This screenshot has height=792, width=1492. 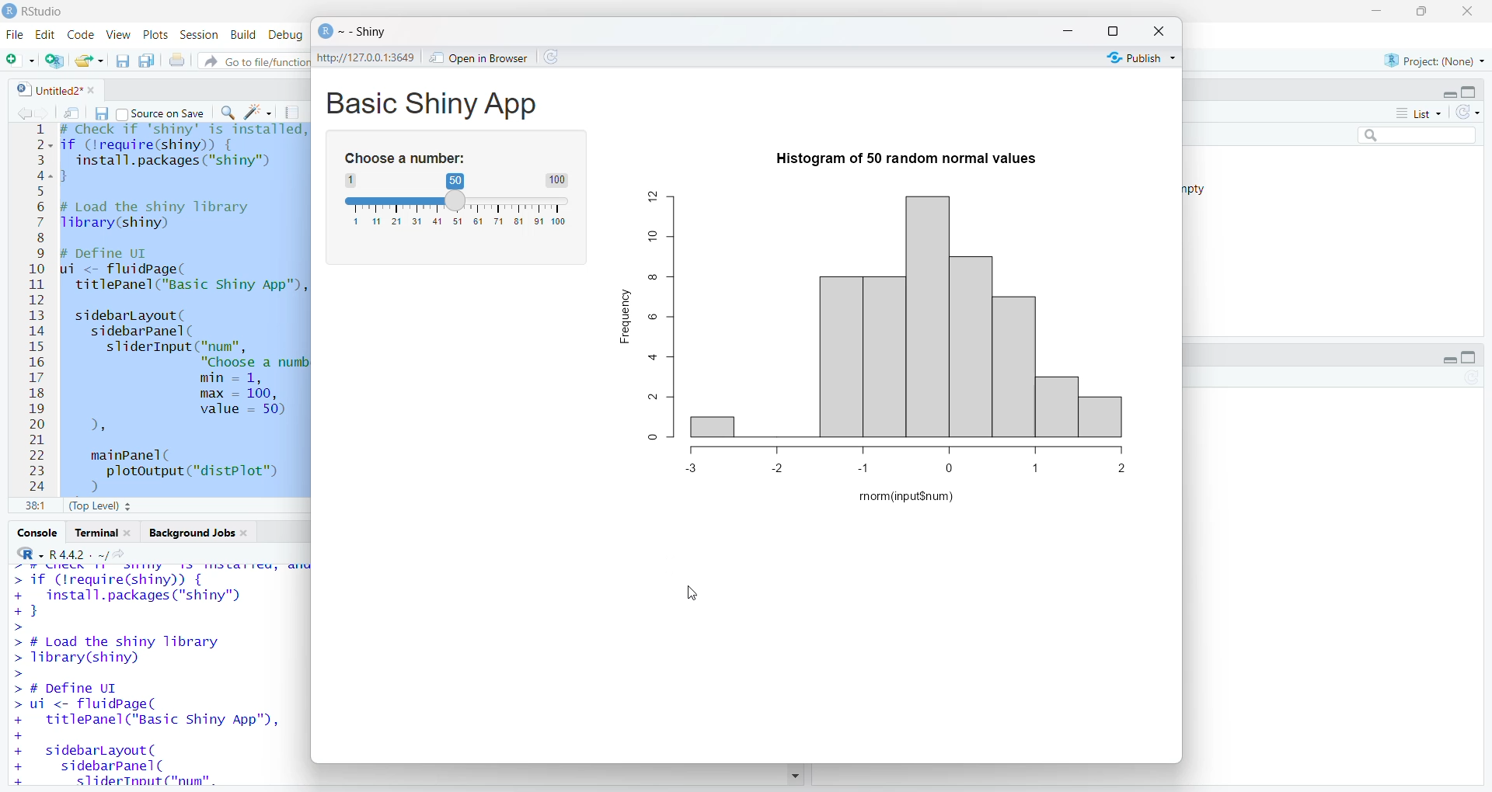 What do you see at coordinates (907, 497) in the screenshot?
I see `morm(input$num)` at bounding box center [907, 497].